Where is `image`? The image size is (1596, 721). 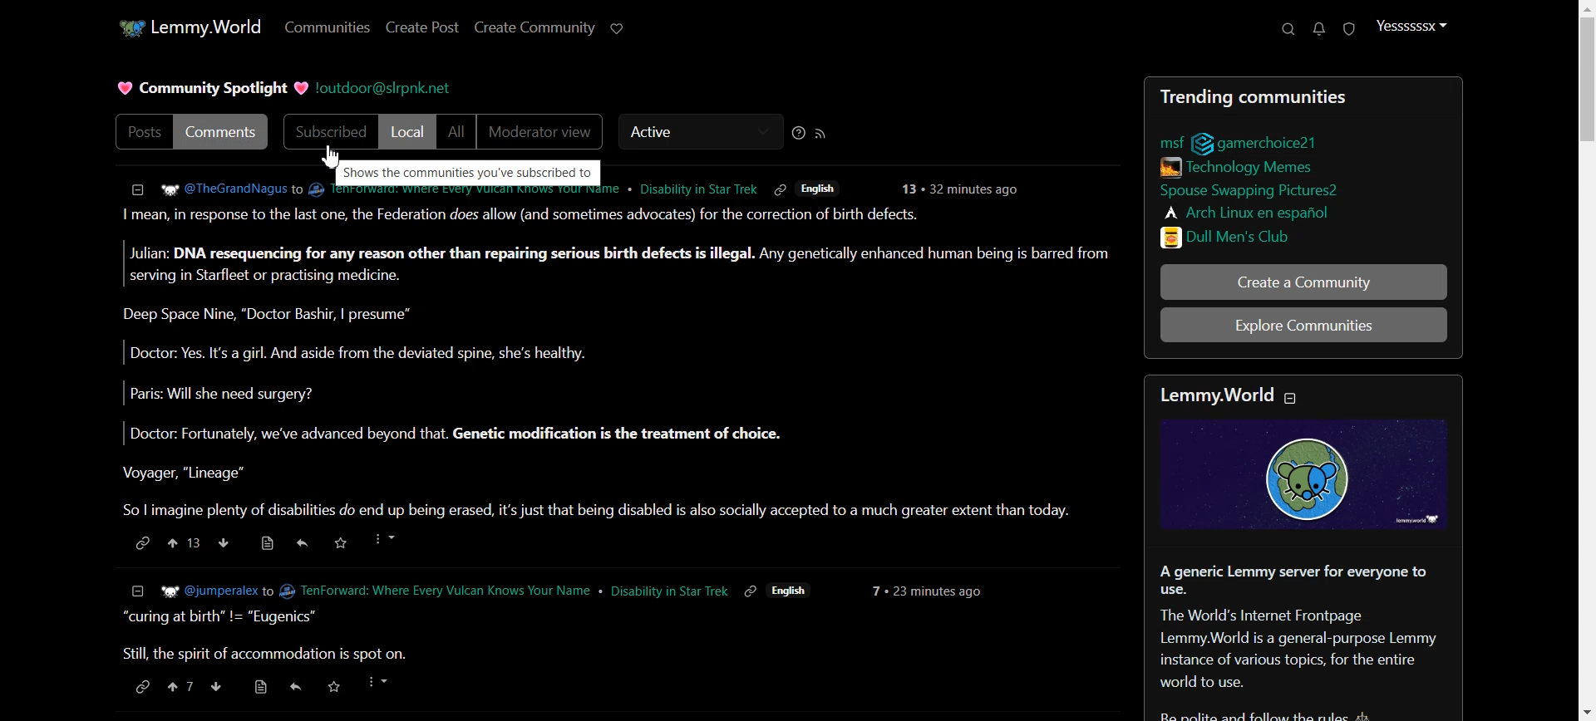 image is located at coordinates (1316, 477).